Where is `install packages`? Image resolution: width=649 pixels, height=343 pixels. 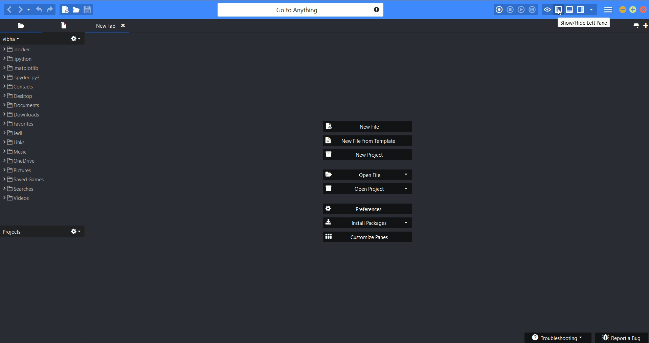
install packages is located at coordinates (368, 223).